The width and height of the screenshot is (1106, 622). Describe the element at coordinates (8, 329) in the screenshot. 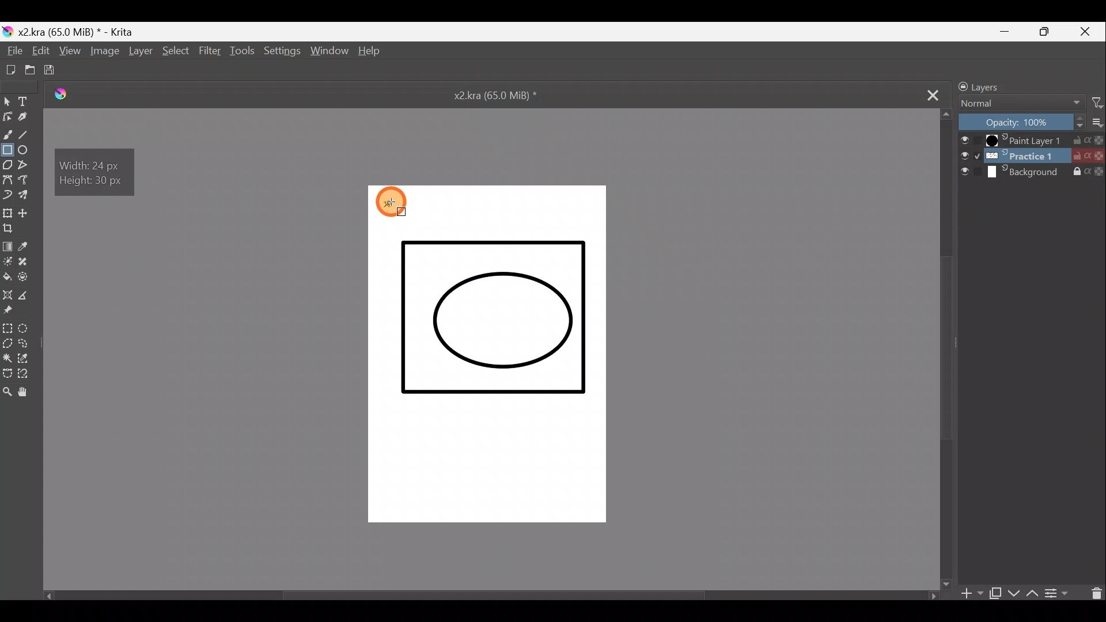

I see `Rectangular selection tool` at that location.